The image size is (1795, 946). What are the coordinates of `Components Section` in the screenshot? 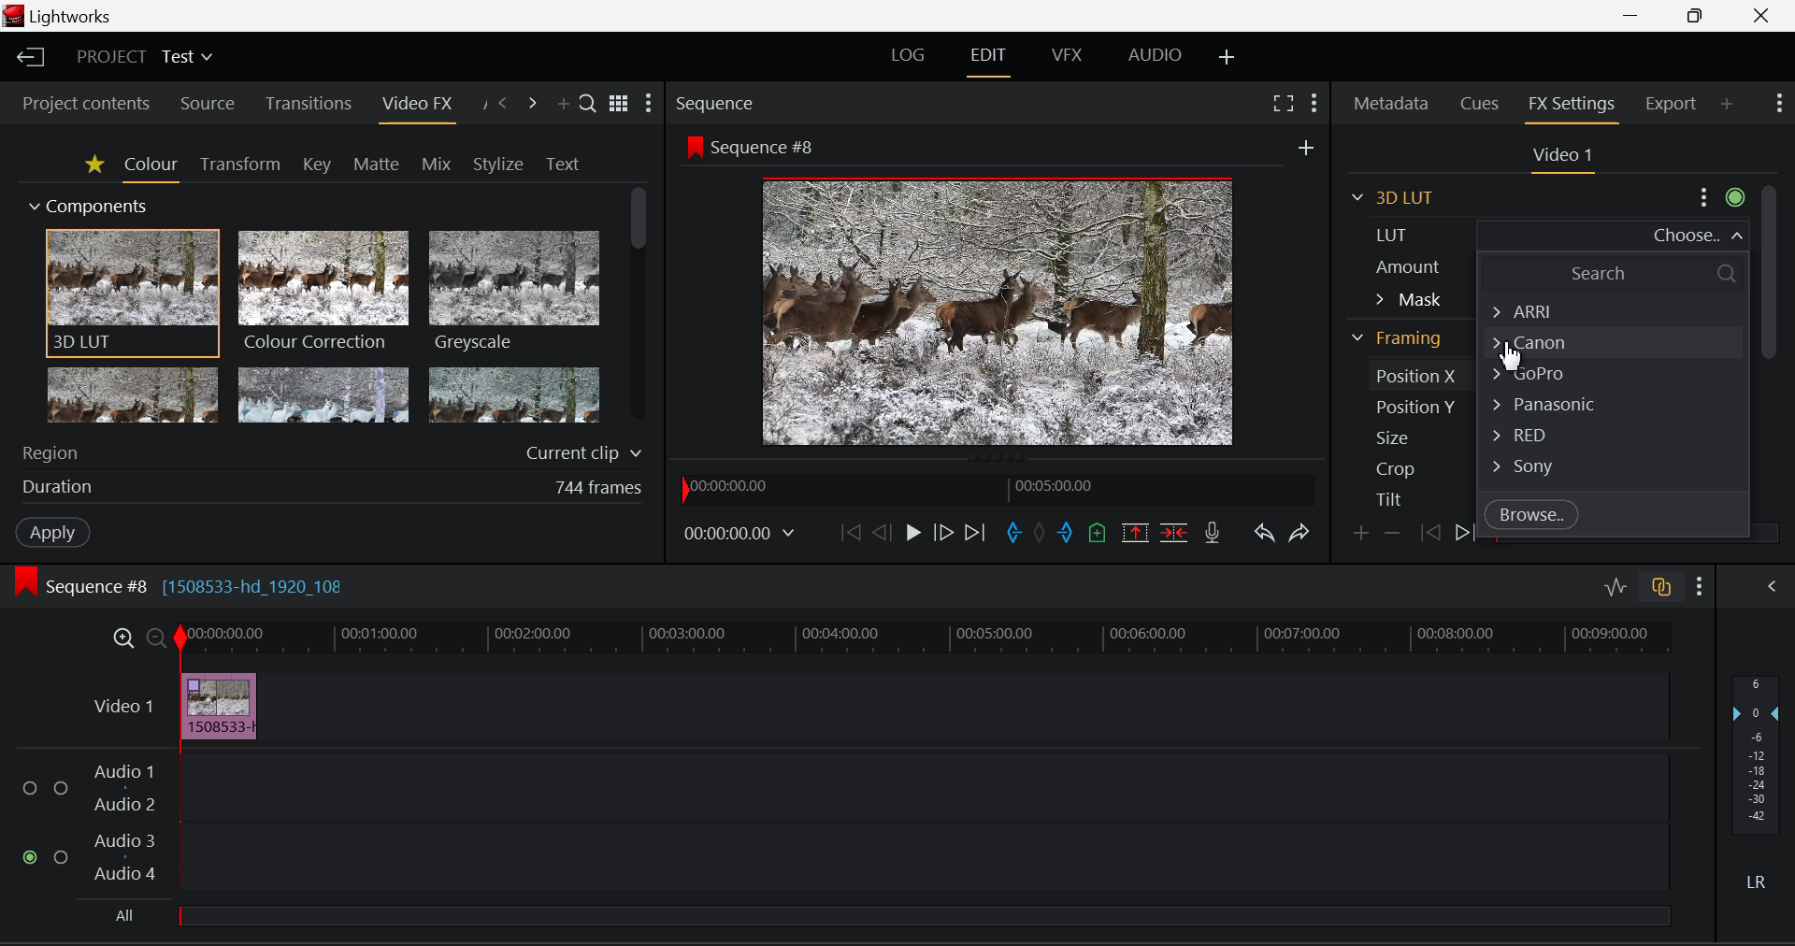 It's located at (91, 204).